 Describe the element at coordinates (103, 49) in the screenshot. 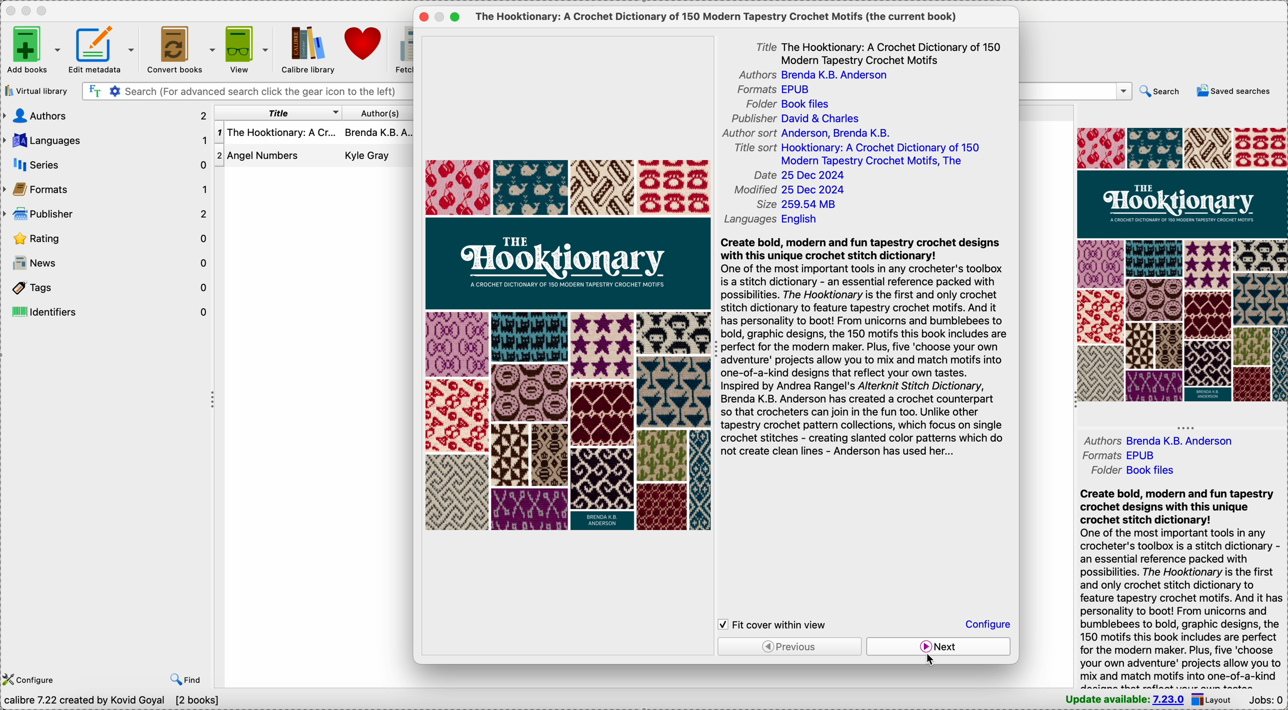

I see `edit metadata` at that location.